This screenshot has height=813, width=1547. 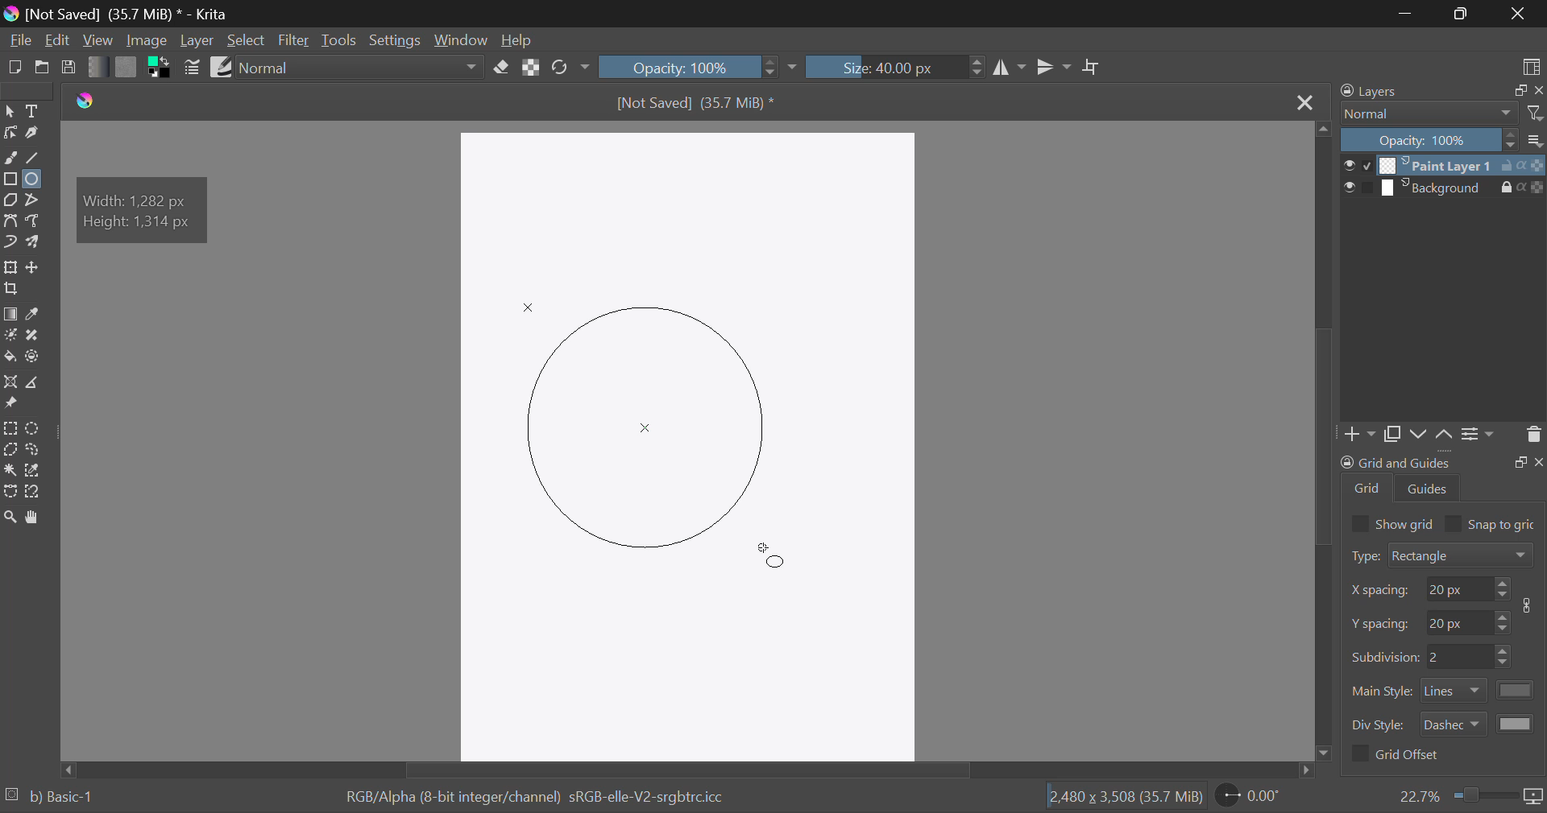 What do you see at coordinates (1391, 522) in the screenshot?
I see `Show grid` at bounding box center [1391, 522].